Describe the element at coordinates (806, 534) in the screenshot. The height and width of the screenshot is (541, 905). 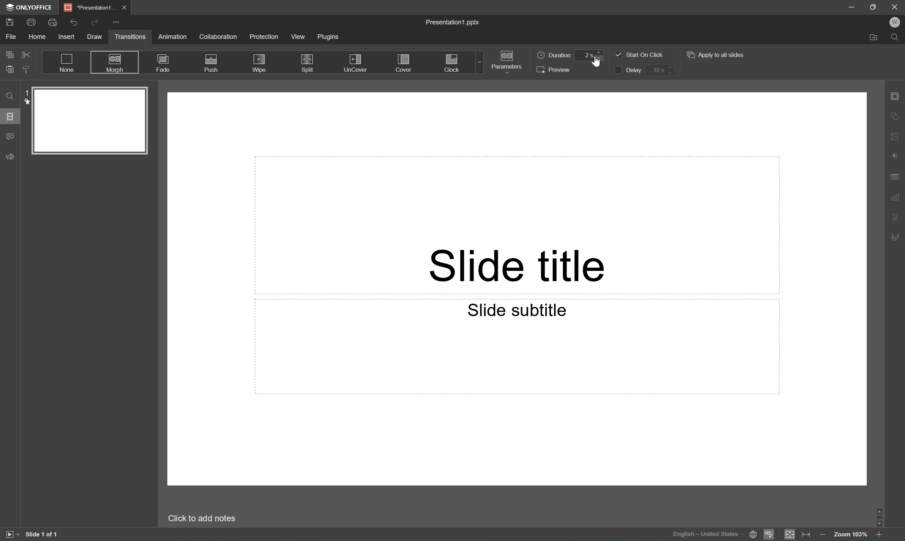
I see `Fit to width` at that location.